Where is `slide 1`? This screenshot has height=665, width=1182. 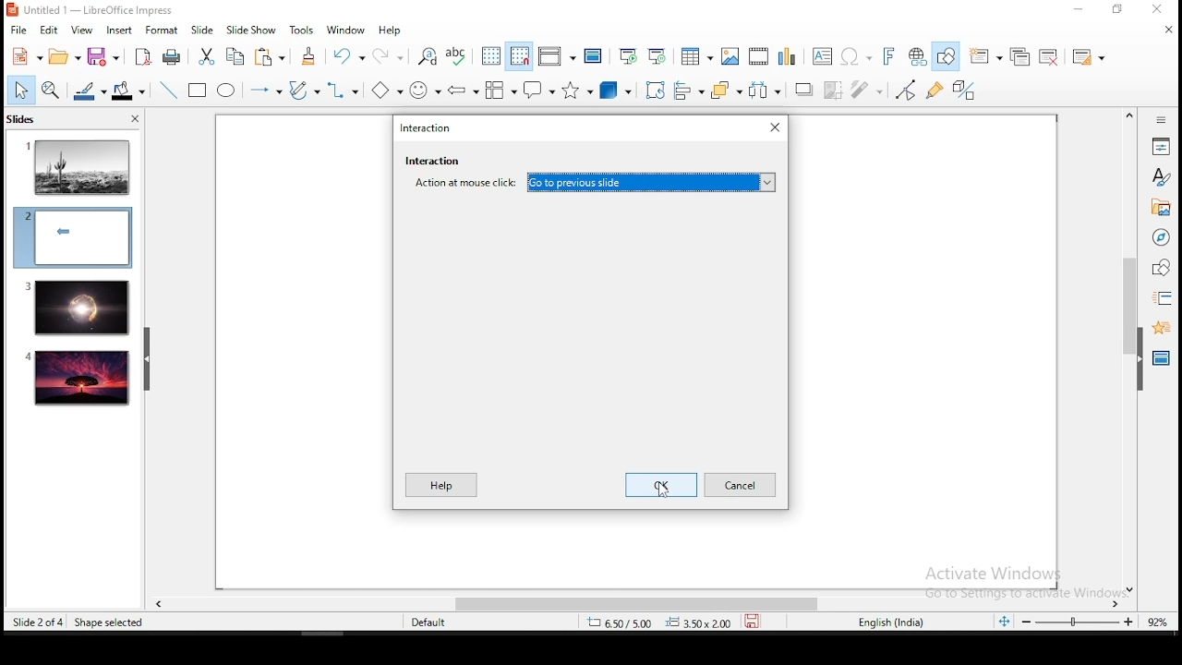
slide 1 is located at coordinates (78, 166).